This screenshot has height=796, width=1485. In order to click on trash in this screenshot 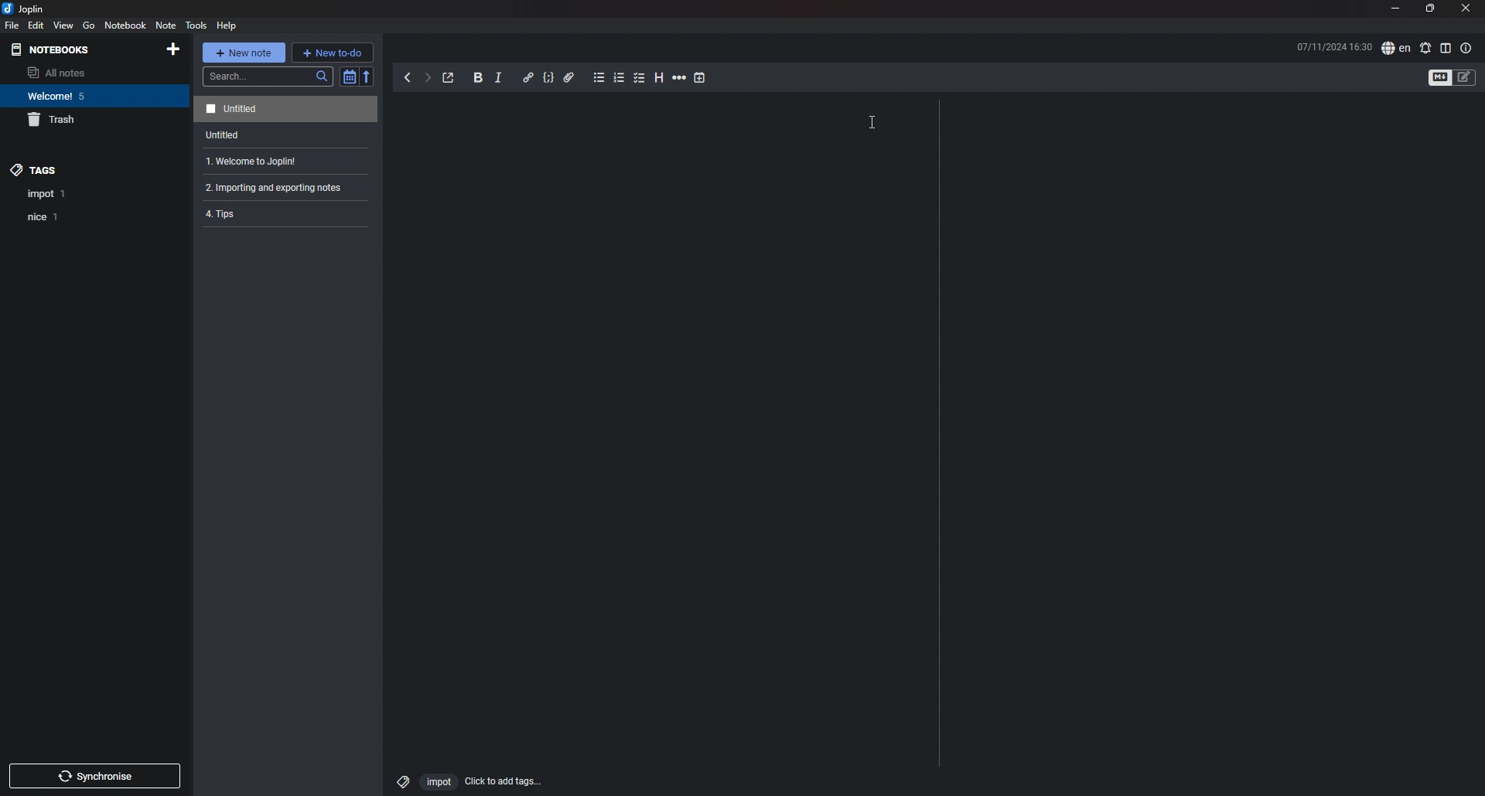, I will do `click(82, 121)`.